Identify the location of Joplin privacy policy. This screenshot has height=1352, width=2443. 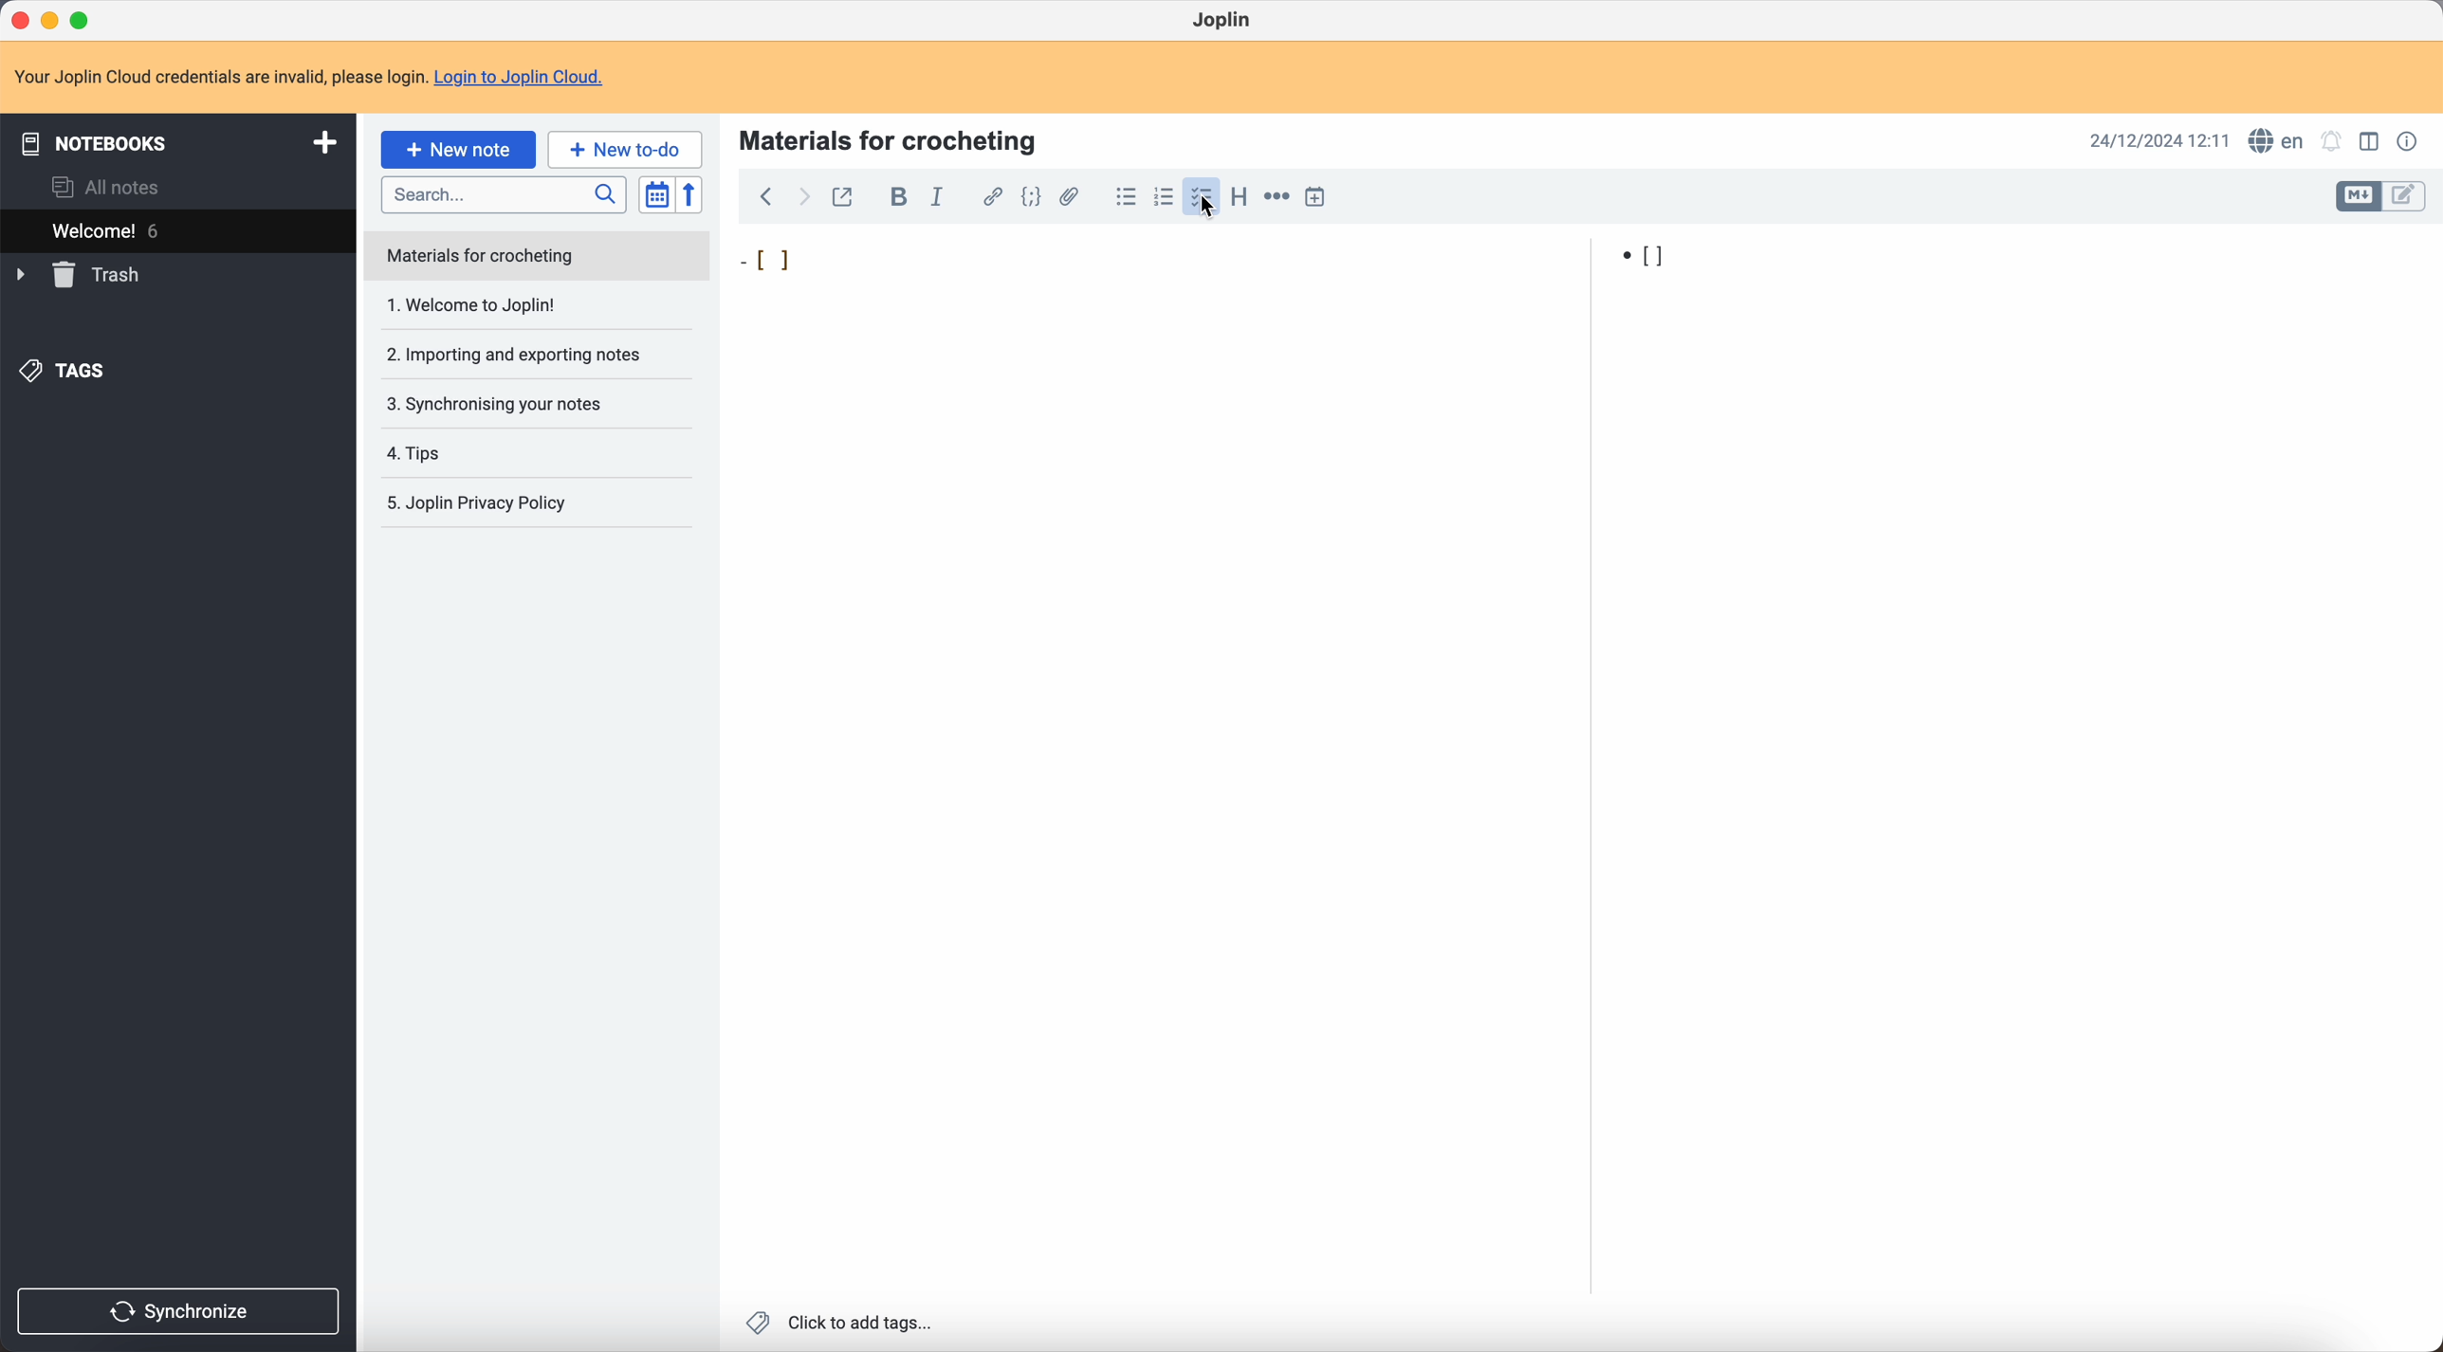
(487, 506).